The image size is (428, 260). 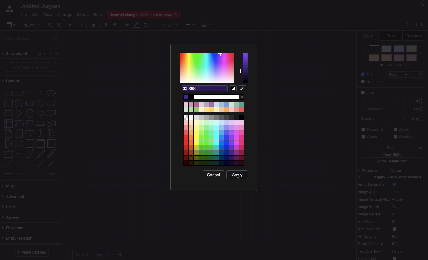 I want to click on list, so click(x=7, y=154).